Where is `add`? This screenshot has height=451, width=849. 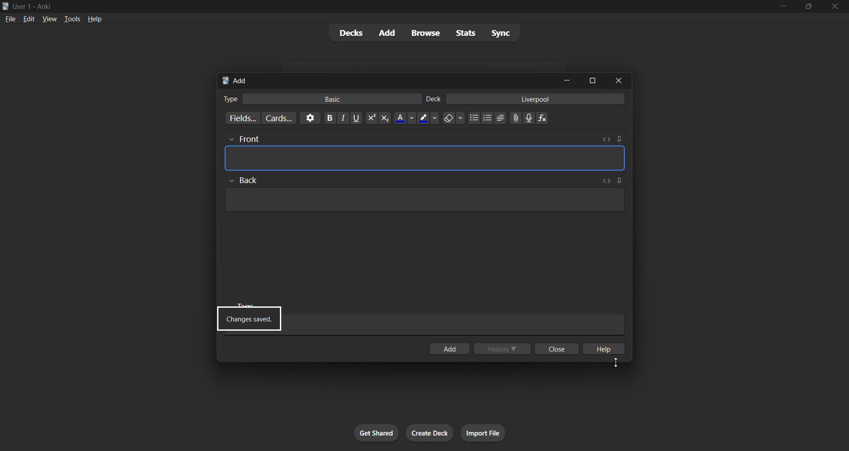
add is located at coordinates (450, 348).